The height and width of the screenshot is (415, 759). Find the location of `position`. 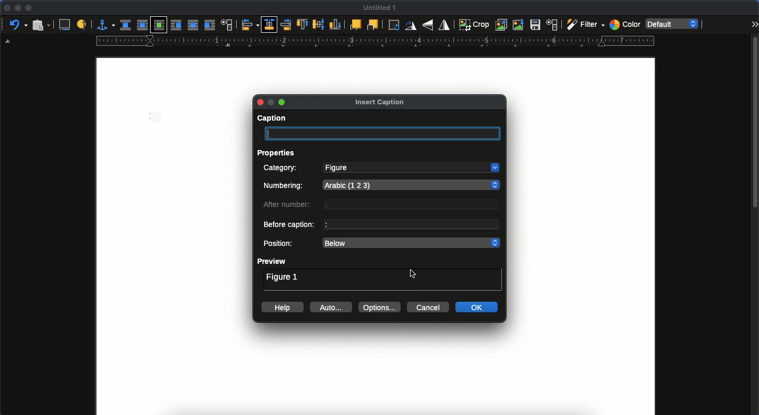

position is located at coordinates (280, 244).